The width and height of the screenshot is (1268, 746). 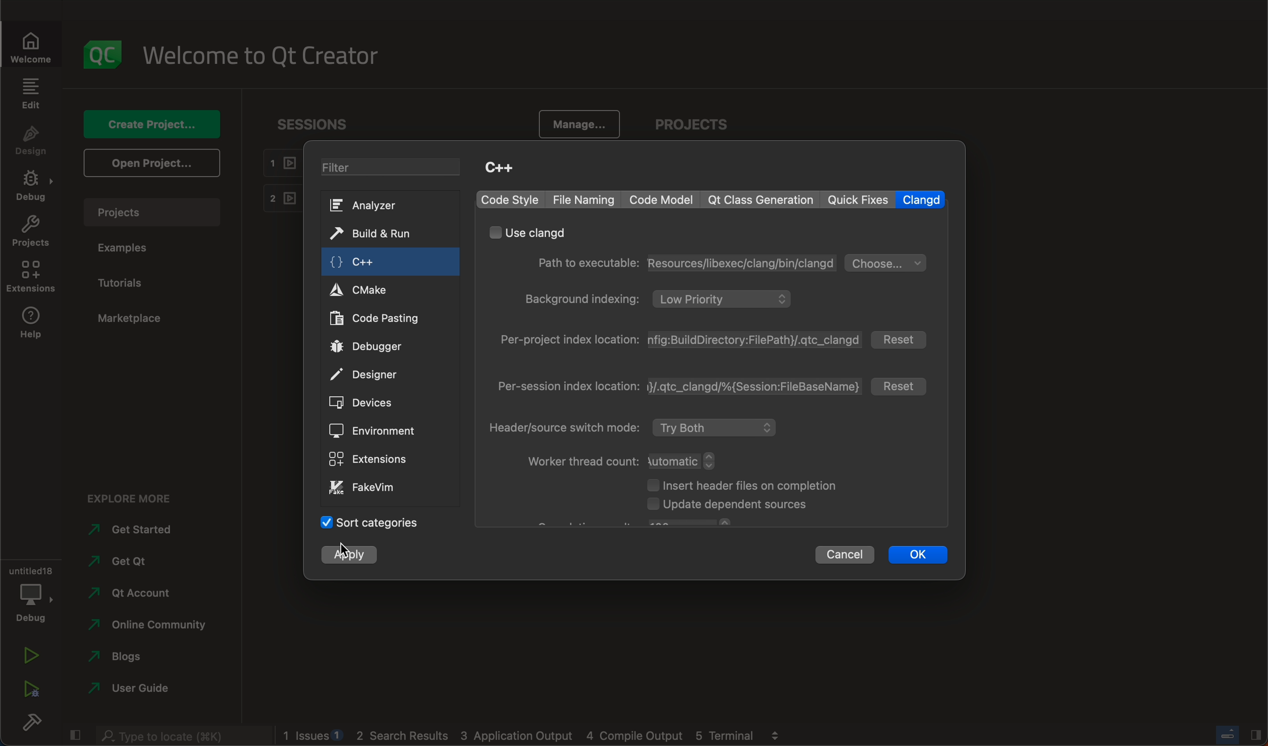 What do you see at coordinates (370, 206) in the screenshot?
I see `kits` at bounding box center [370, 206].